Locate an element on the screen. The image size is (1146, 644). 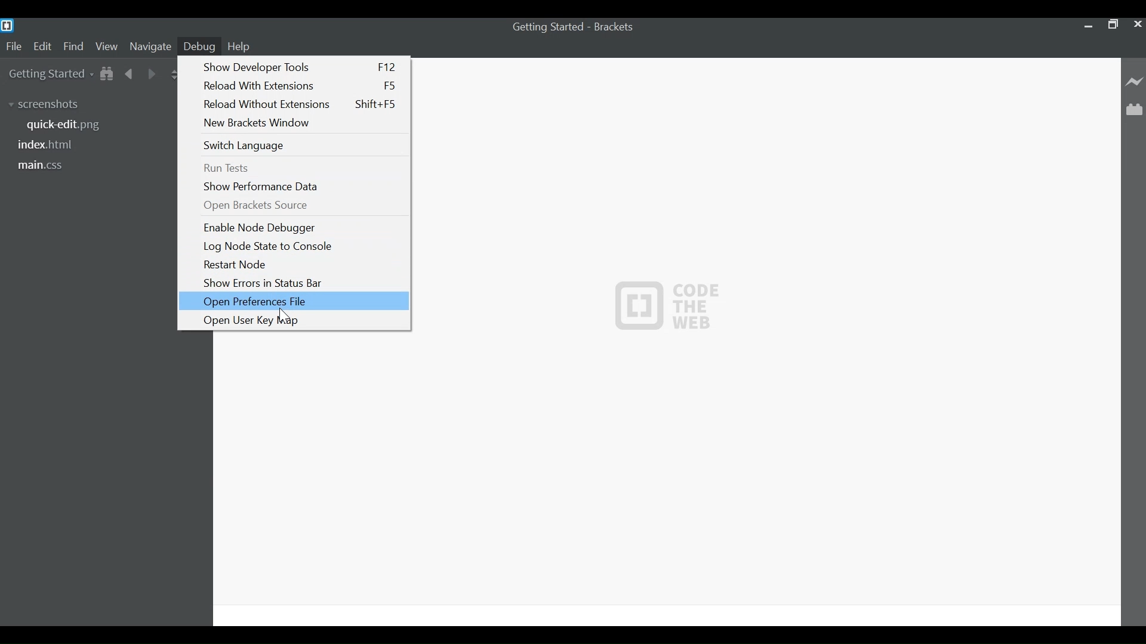
index.html is located at coordinates (50, 144).